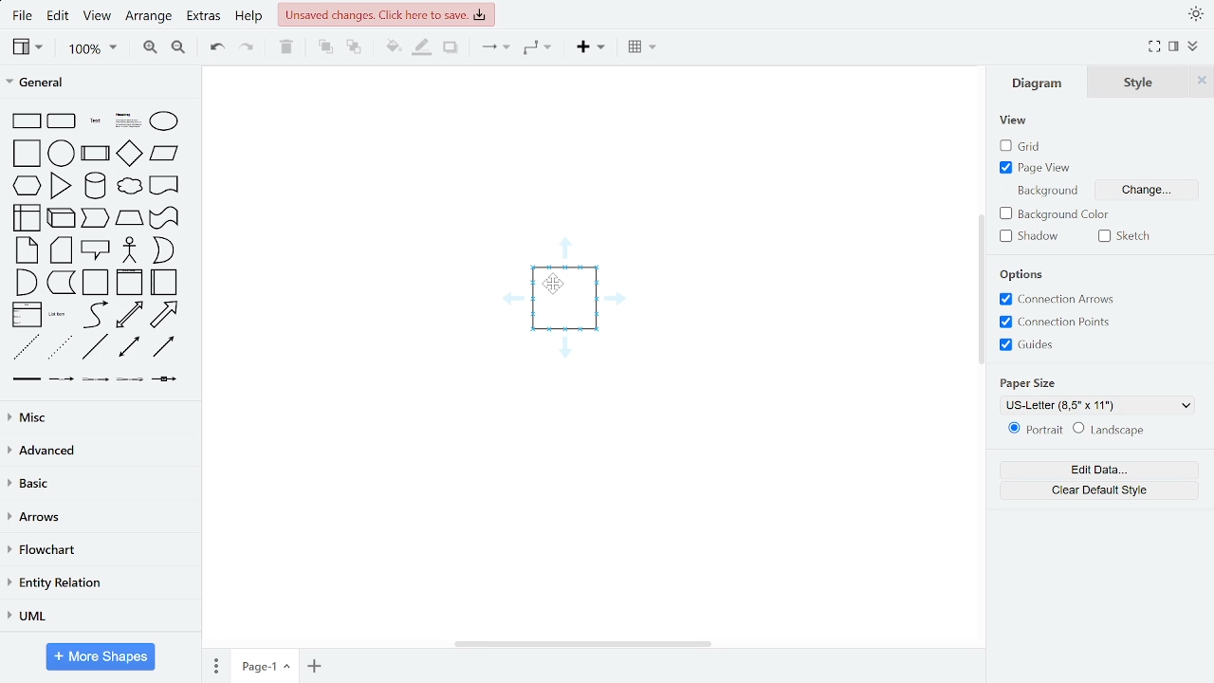 This screenshot has width=1214, height=683. I want to click on fullscreen, so click(1153, 46).